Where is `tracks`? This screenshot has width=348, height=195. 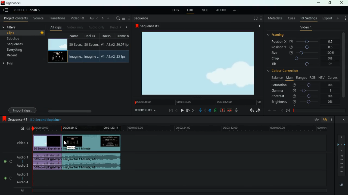 tracks is located at coordinates (108, 48).